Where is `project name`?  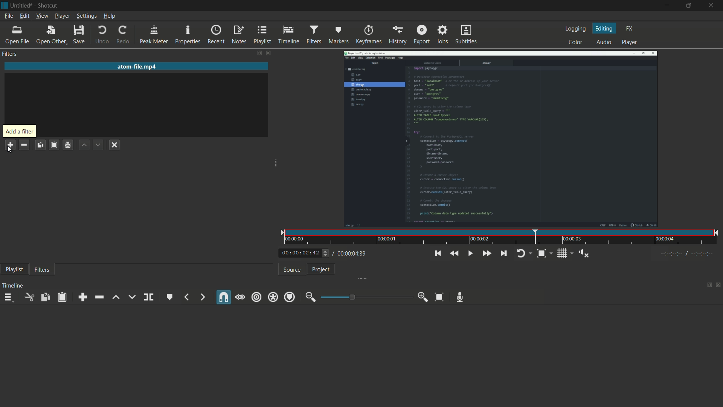
project name is located at coordinates (22, 5).